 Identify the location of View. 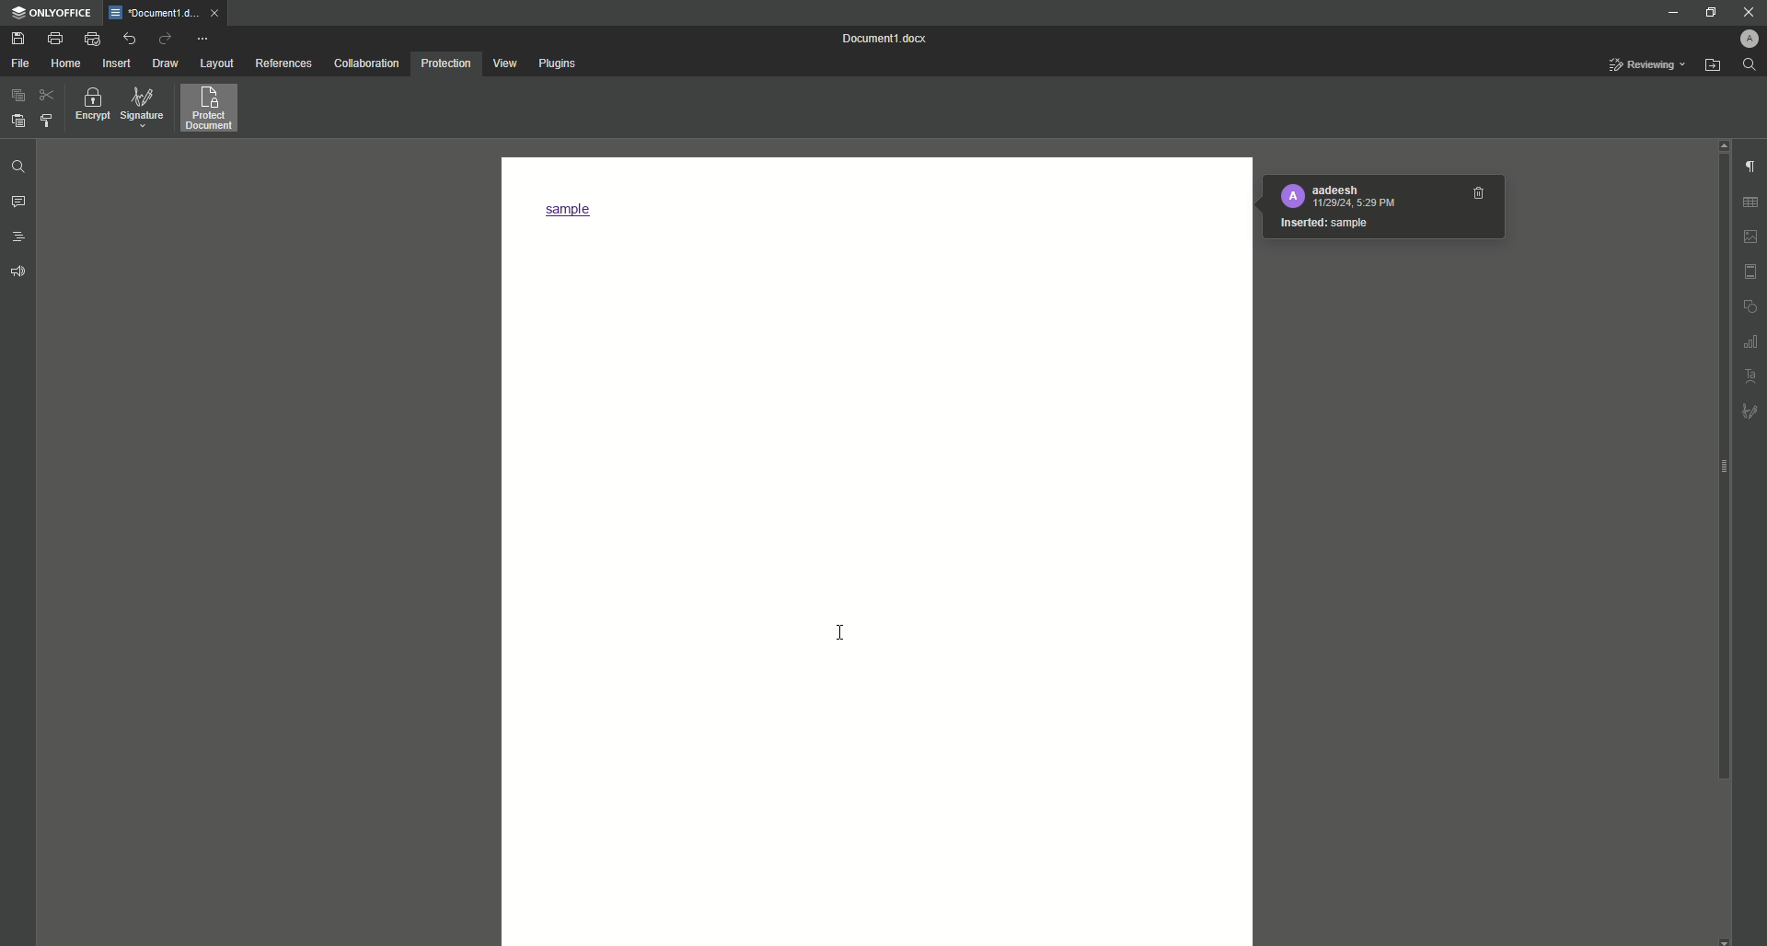
(502, 63).